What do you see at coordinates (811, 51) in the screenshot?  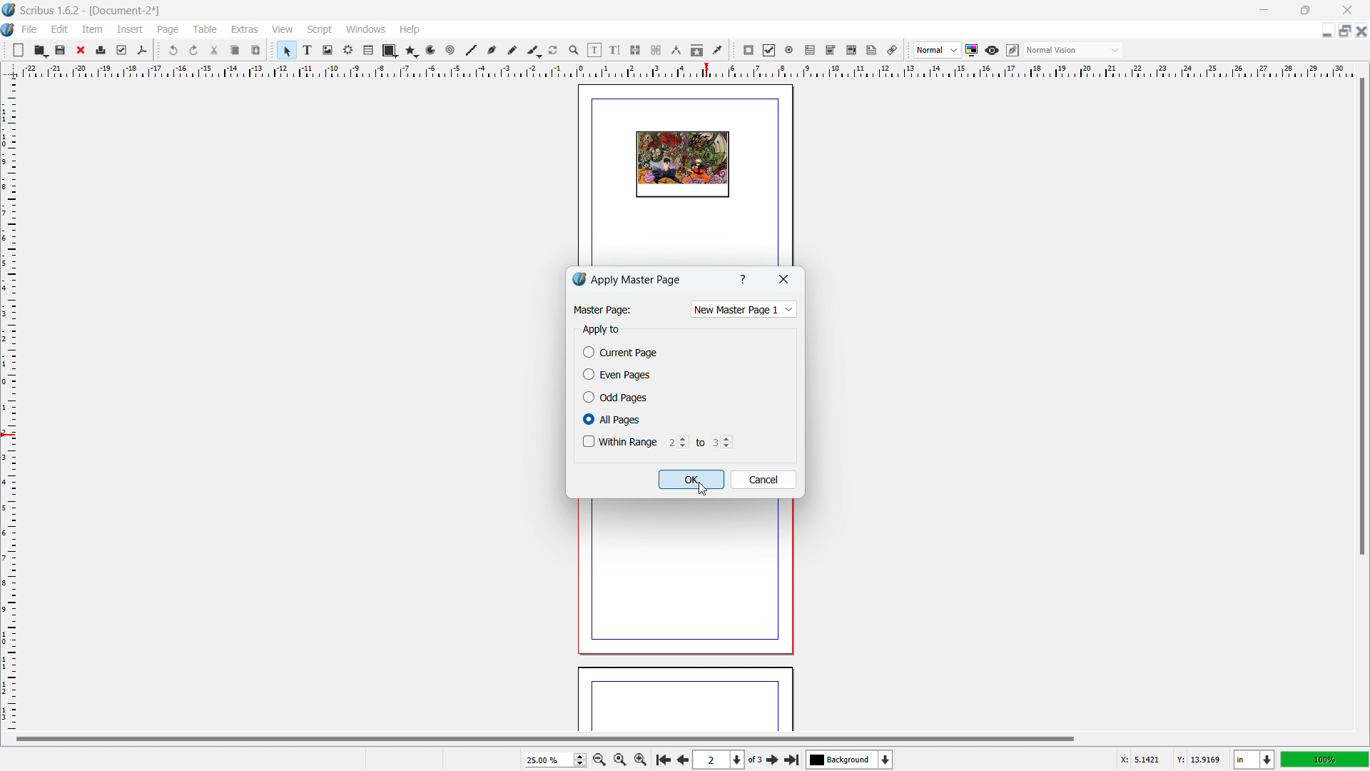 I see `pdf text field` at bounding box center [811, 51].